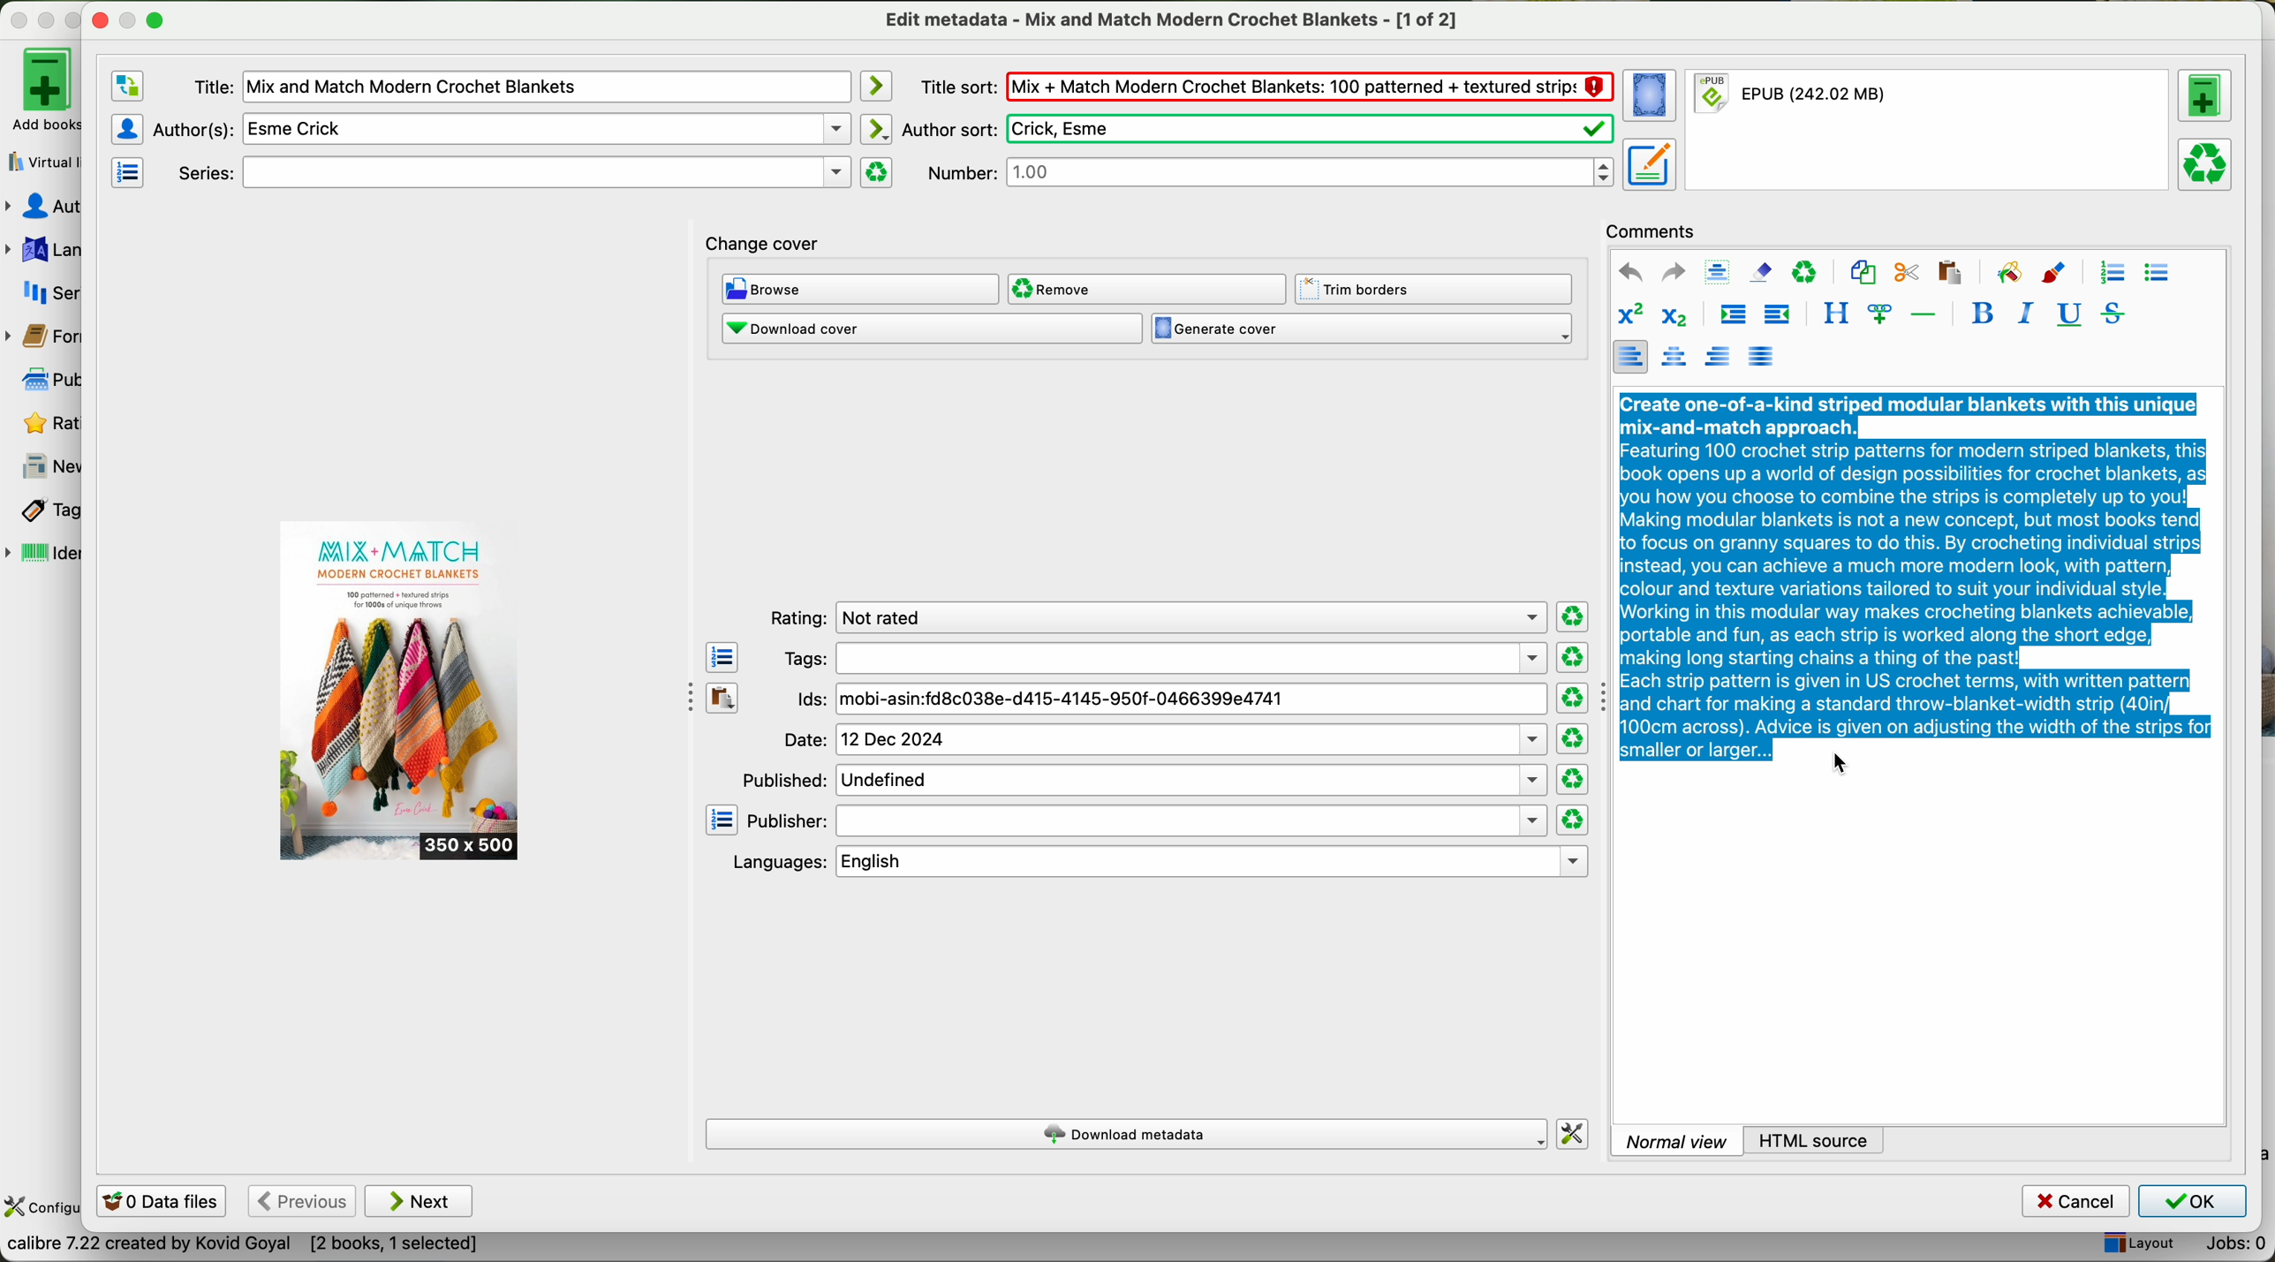 Image resolution: width=2275 pixels, height=1262 pixels. What do you see at coordinates (722, 820) in the screenshot?
I see `open the manage publishers editor` at bounding box center [722, 820].